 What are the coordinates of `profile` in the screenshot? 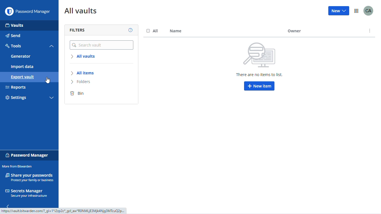 It's located at (369, 11).